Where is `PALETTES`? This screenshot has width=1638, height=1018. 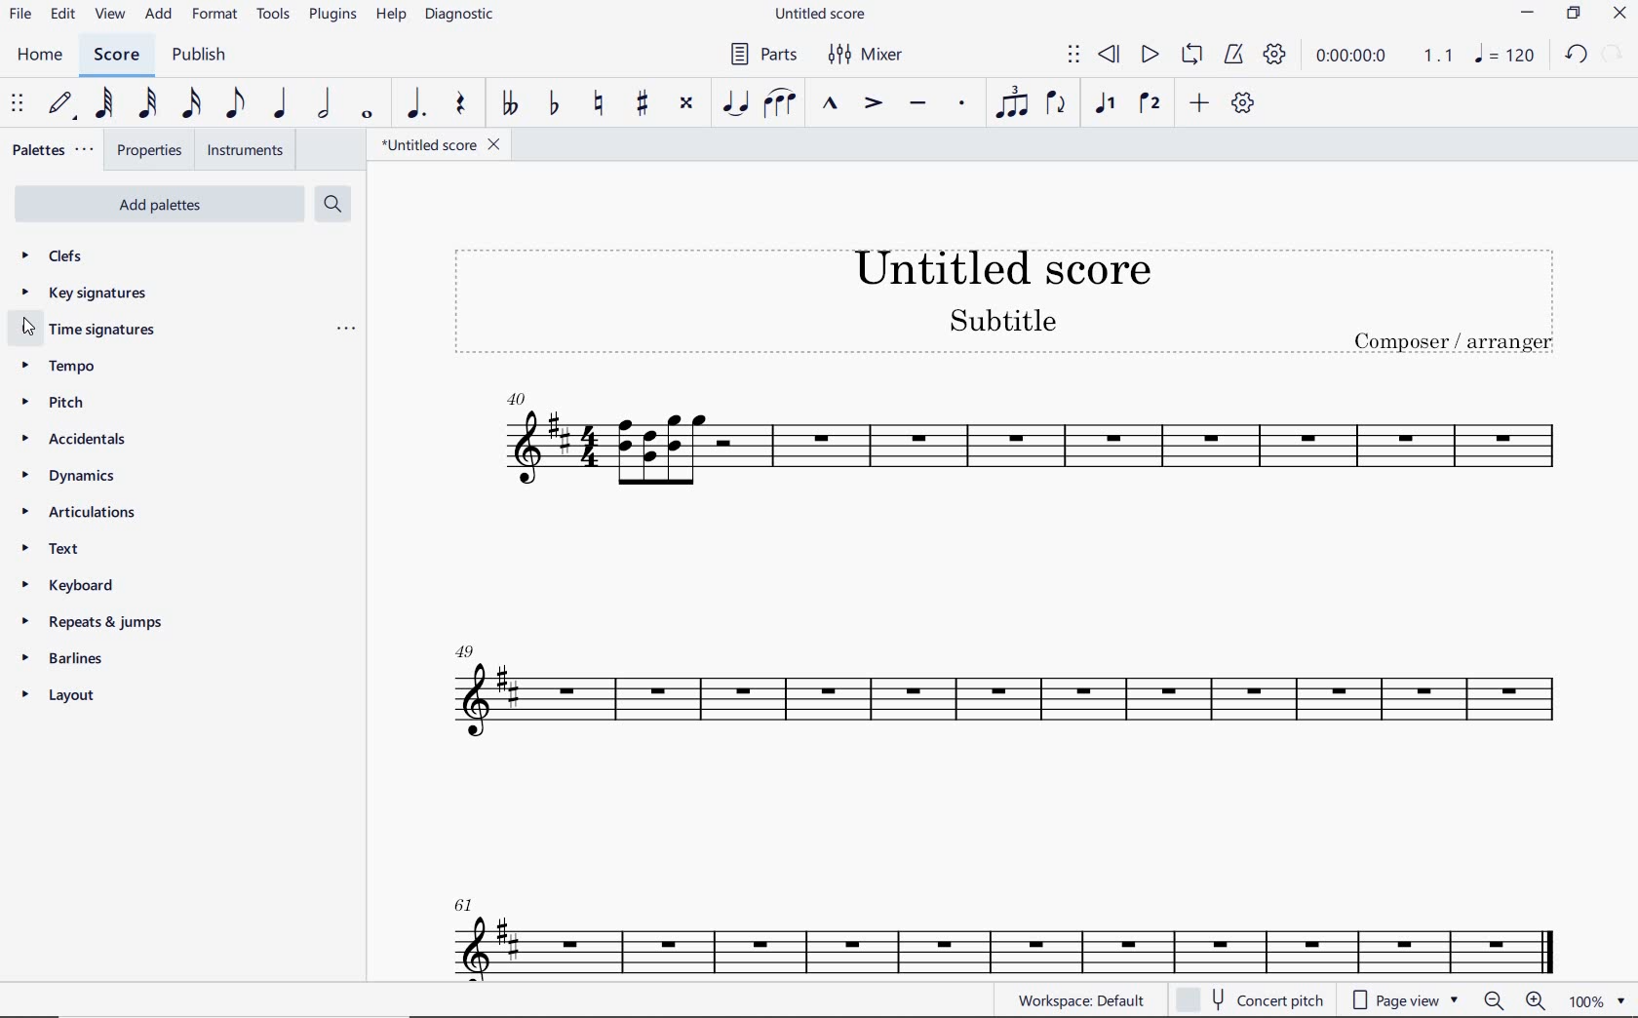
PALETTES is located at coordinates (54, 150).